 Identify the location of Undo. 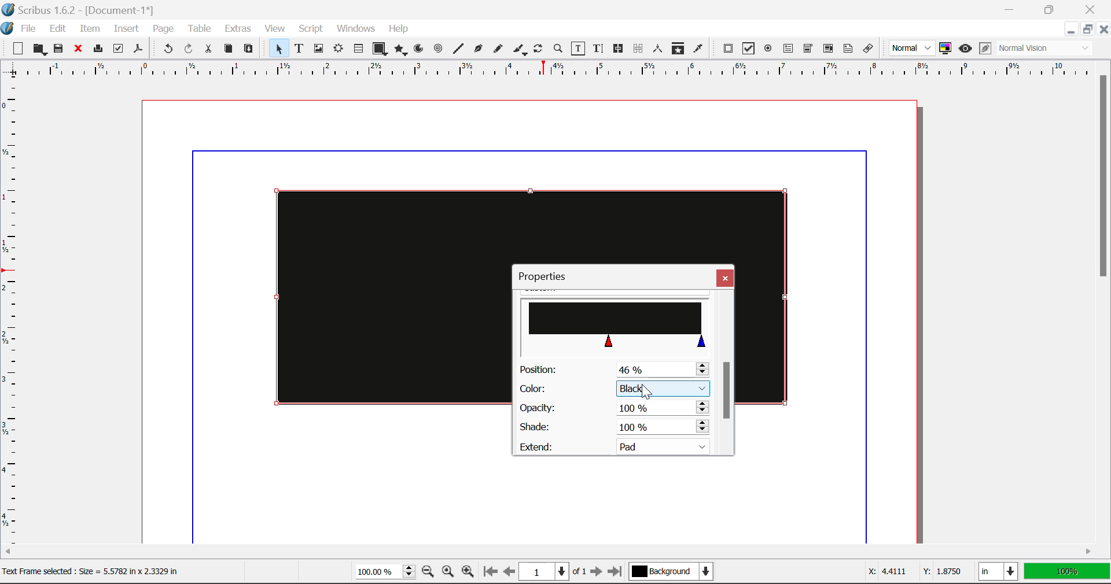
(168, 50).